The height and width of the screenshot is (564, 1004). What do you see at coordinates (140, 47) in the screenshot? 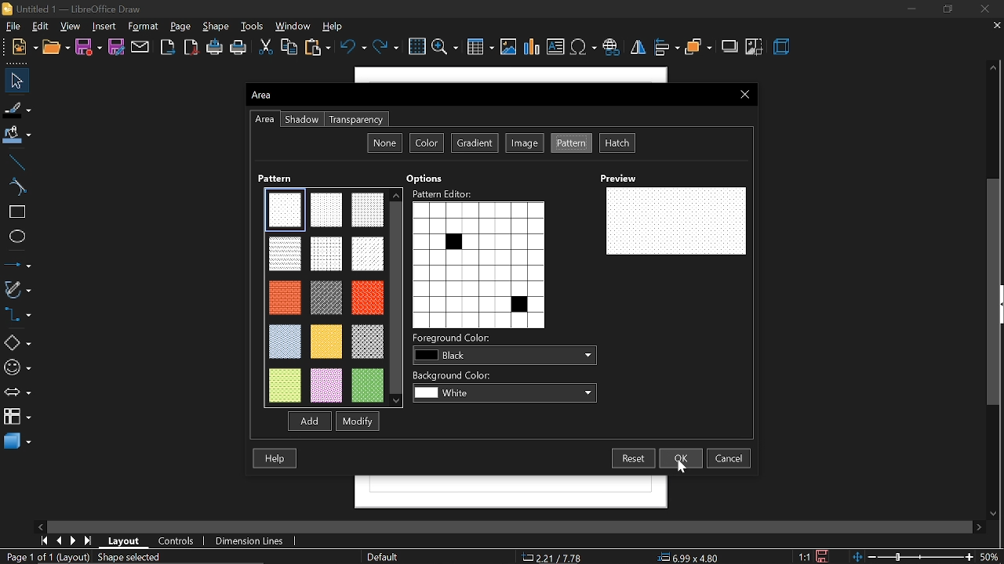
I see `attach` at bounding box center [140, 47].